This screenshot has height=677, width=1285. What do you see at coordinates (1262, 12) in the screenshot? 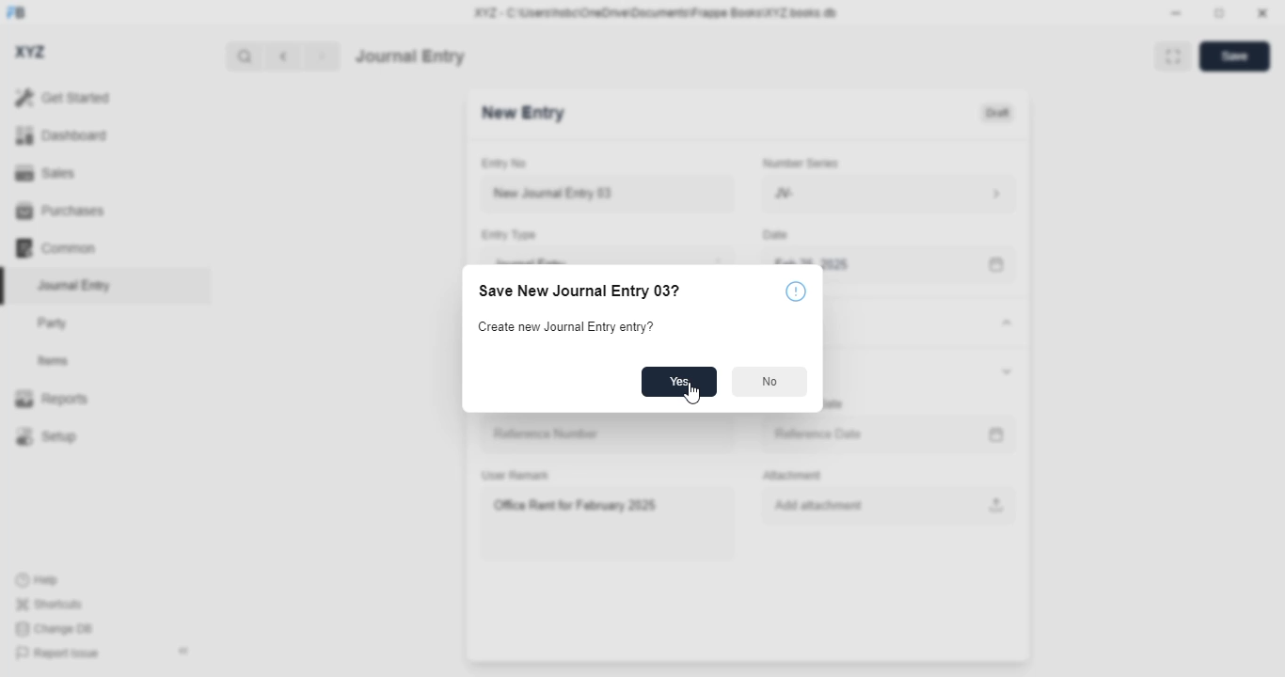
I see `close` at bounding box center [1262, 12].